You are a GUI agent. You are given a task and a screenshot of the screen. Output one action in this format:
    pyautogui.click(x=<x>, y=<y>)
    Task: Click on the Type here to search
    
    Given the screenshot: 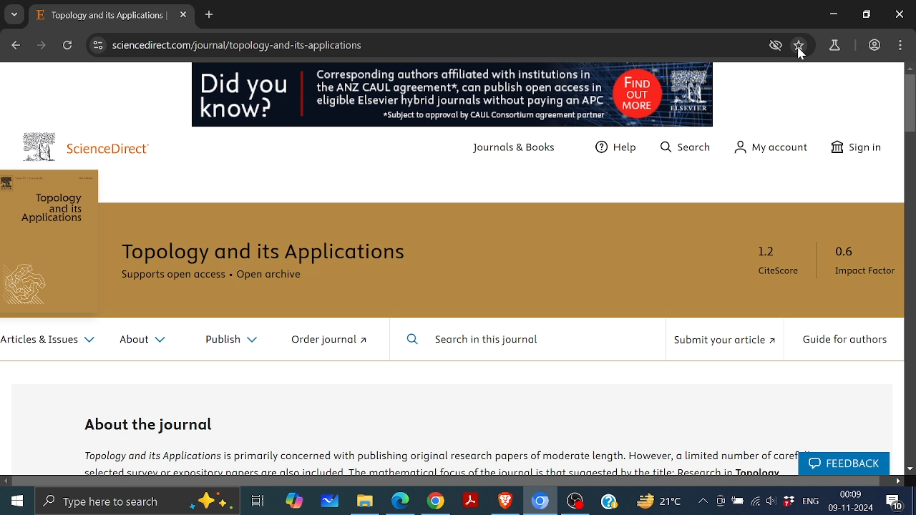 What is the action you would take?
    pyautogui.click(x=132, y=501)
    